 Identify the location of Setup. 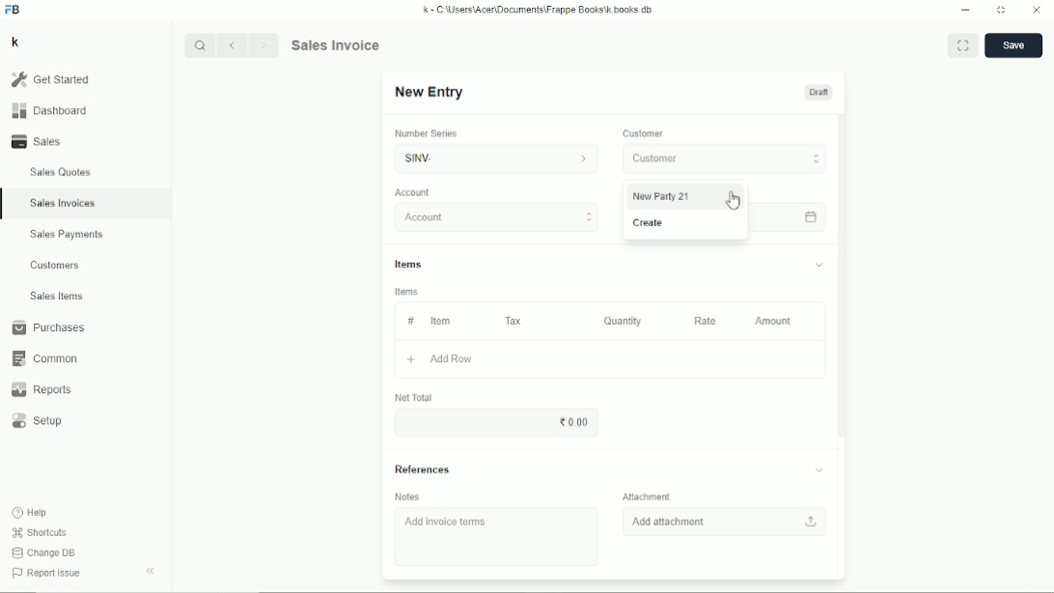
(40, 421).